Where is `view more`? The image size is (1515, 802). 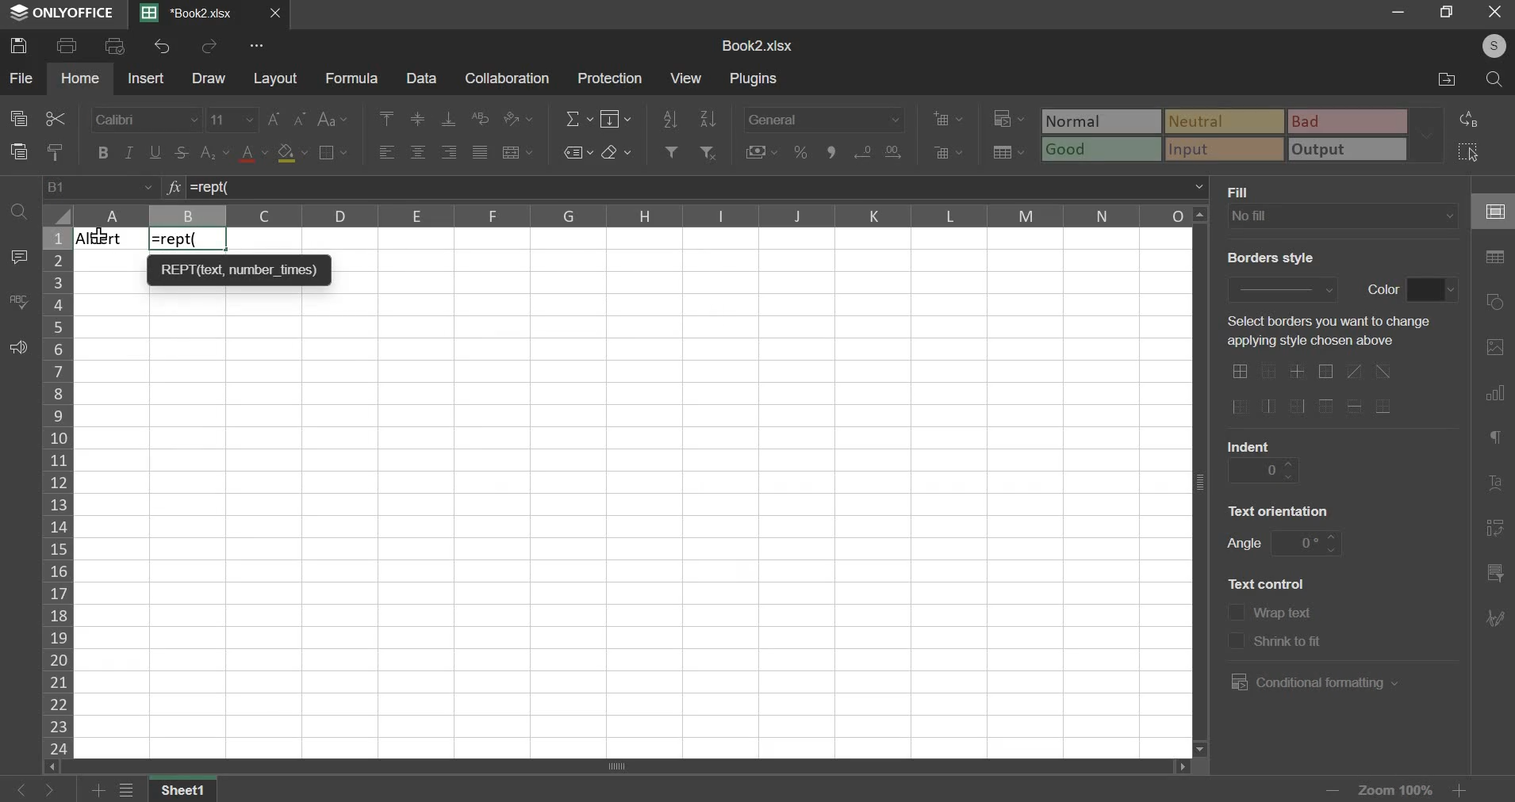
view more is located at coordinates (258, 45).